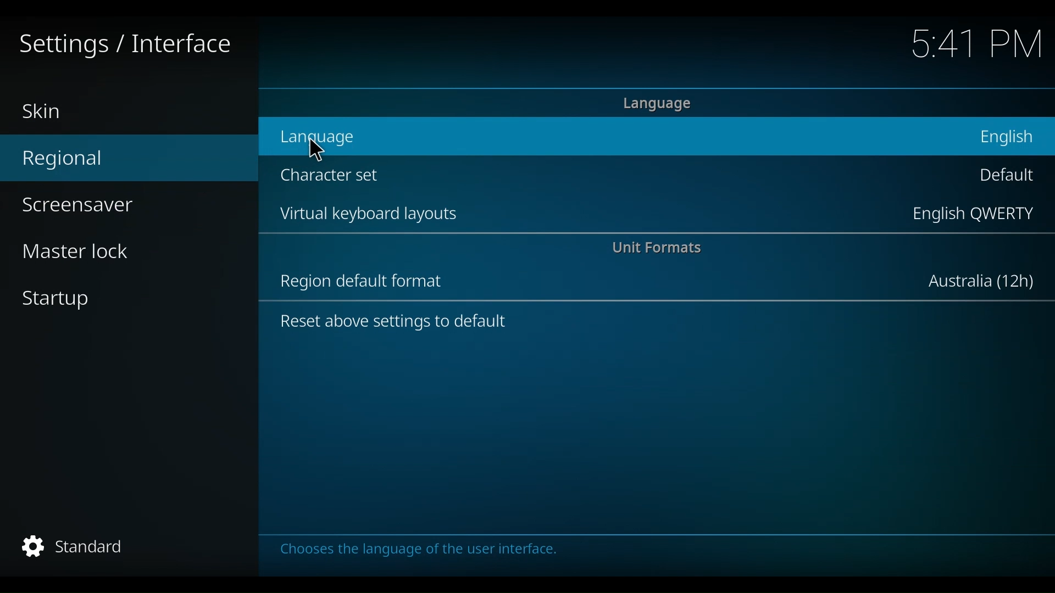 The image size is (1055, 593). Describe the element at coordinates (88, 253) in the screenshot. I see `master lock` at that location.